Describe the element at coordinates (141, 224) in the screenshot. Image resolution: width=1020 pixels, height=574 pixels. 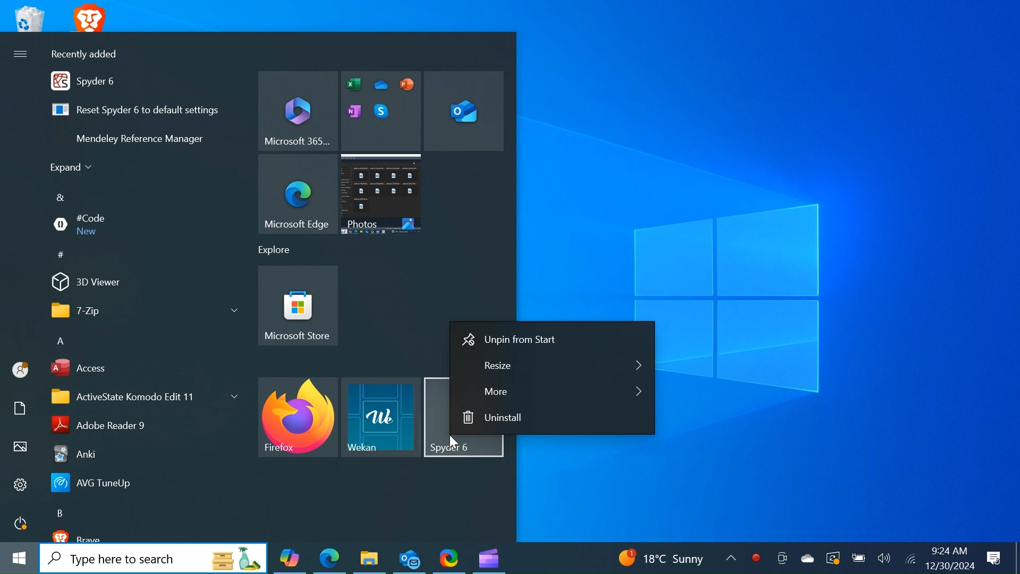
I see `#Code` at that location.